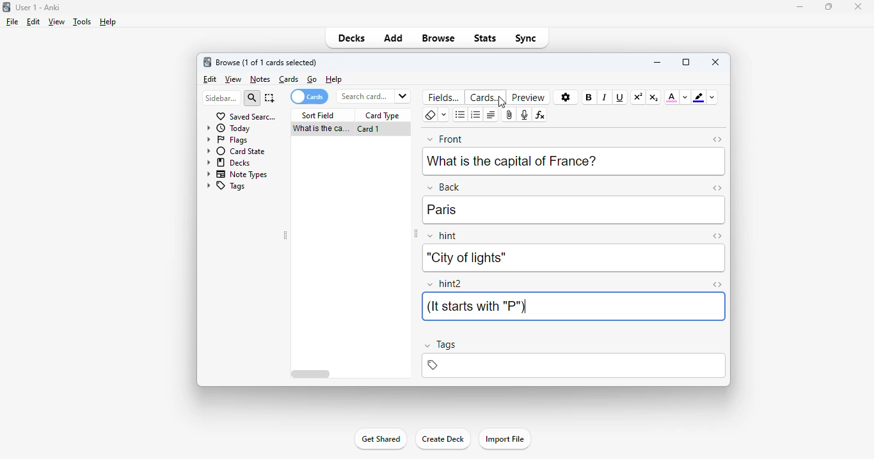 Image resolution: width=874 pixels, height=459 pixels. Describe the element at coordinates (440, 346) in the screenshot. I see `tags` at that location.